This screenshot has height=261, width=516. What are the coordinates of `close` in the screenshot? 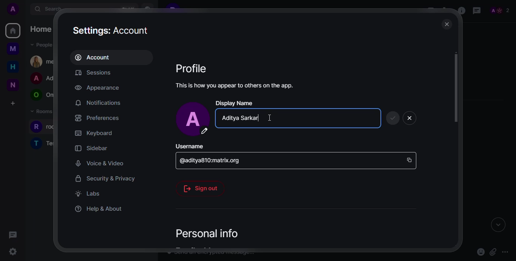 It's located at (446, 24).